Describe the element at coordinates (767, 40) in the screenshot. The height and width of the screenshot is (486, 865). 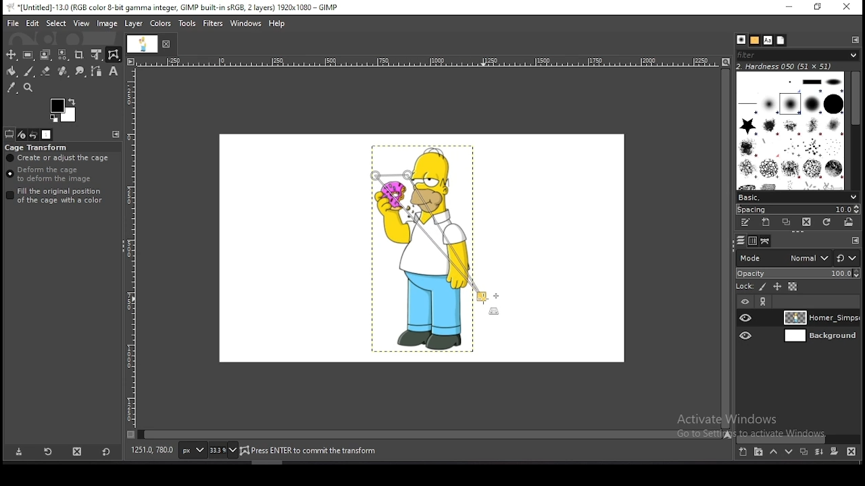
I see `fonts` at that location.